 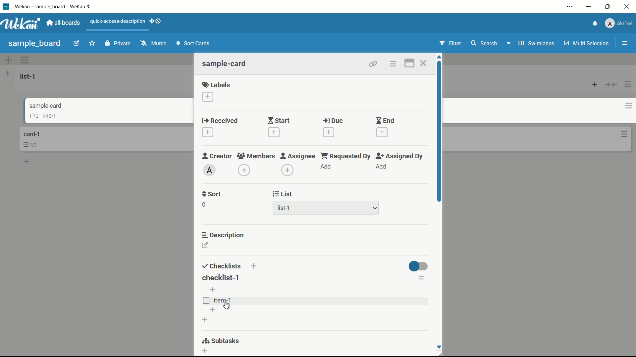 What do you see at coordinates (40, 106) in the screenshot?
I see `card name` at bounding box center [40, 106].